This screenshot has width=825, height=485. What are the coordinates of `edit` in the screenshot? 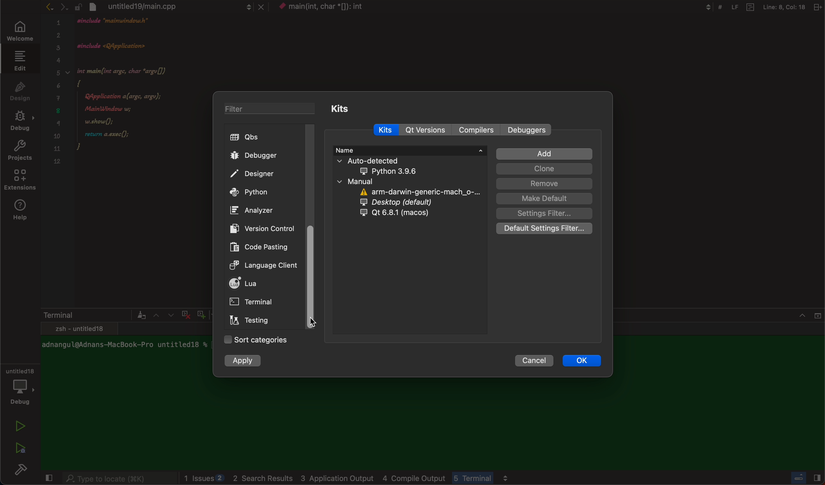 It's located at (18, 60).